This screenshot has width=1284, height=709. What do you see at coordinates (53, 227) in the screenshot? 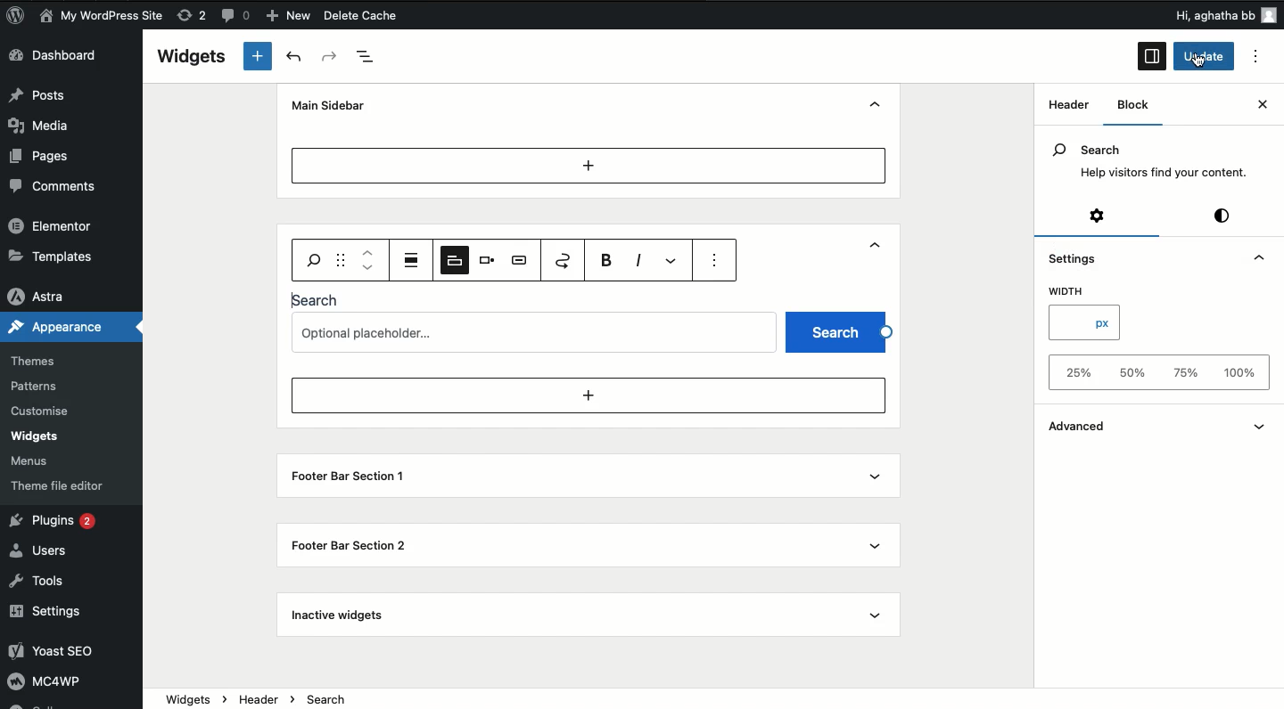
I see `Elementor` at bounding box center [53, 227].